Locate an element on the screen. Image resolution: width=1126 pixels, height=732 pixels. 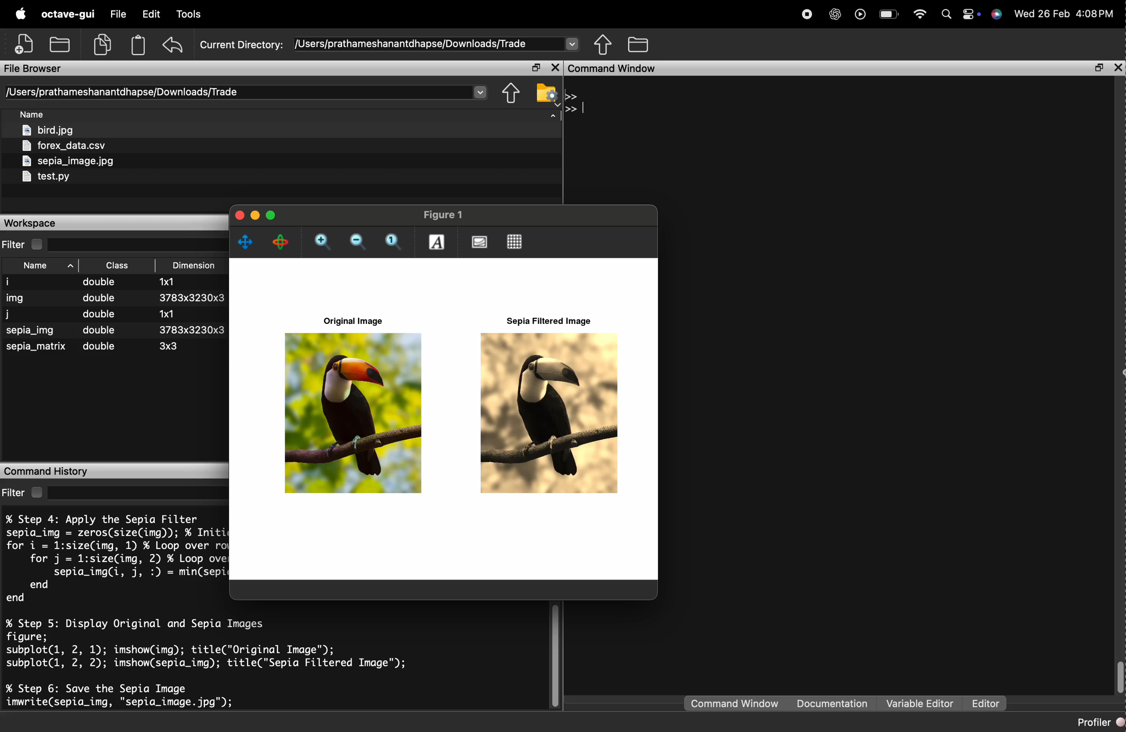
Debug is located at coordinates (192, 14).